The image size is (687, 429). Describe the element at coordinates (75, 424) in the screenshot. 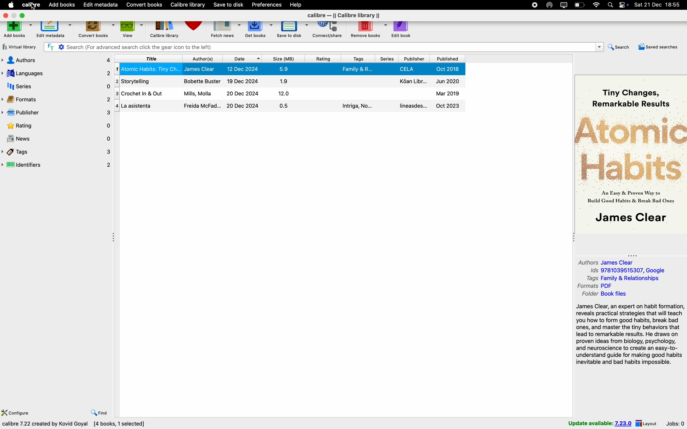

I see `Calibre 7.22 created by Kovid Goyal [4 books, 1 selected]` at that location.